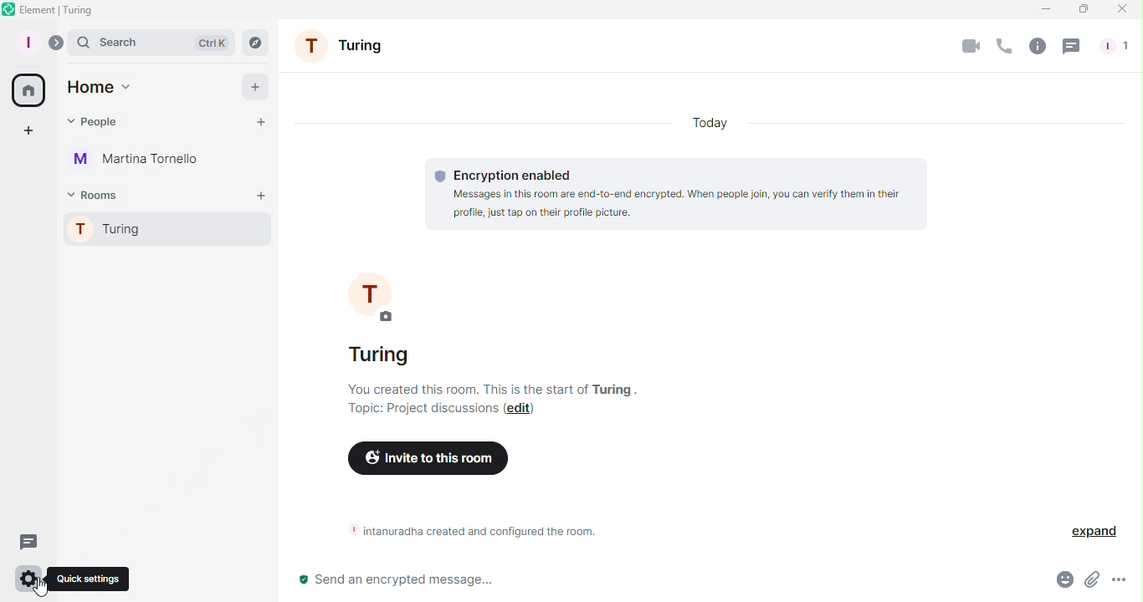 This screenshot has height=602, width=1143. I want to click on Encryption information, so click(682, 192).